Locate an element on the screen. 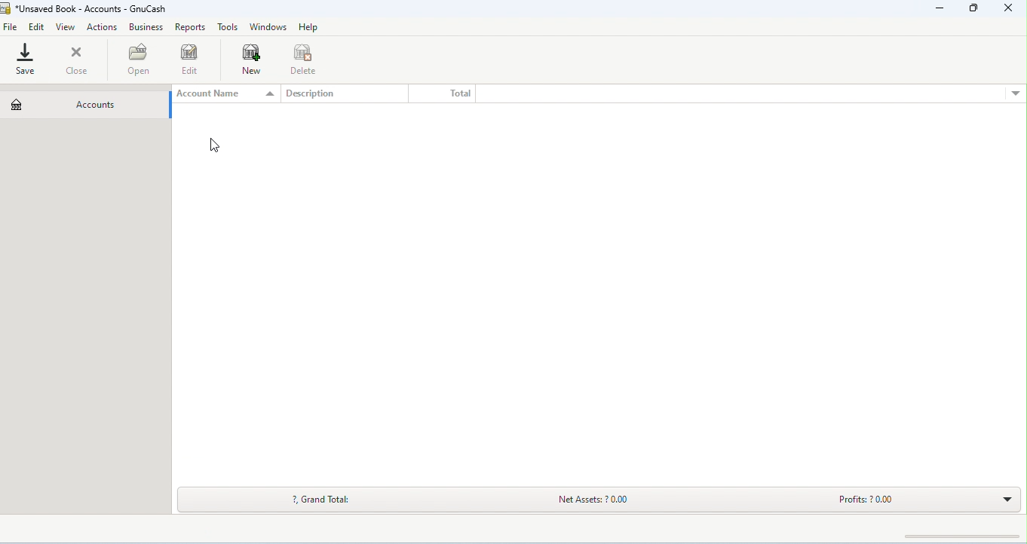 The width and height of the screenshot is (1027, 544). drop down is located at coordinates (1015, 95).